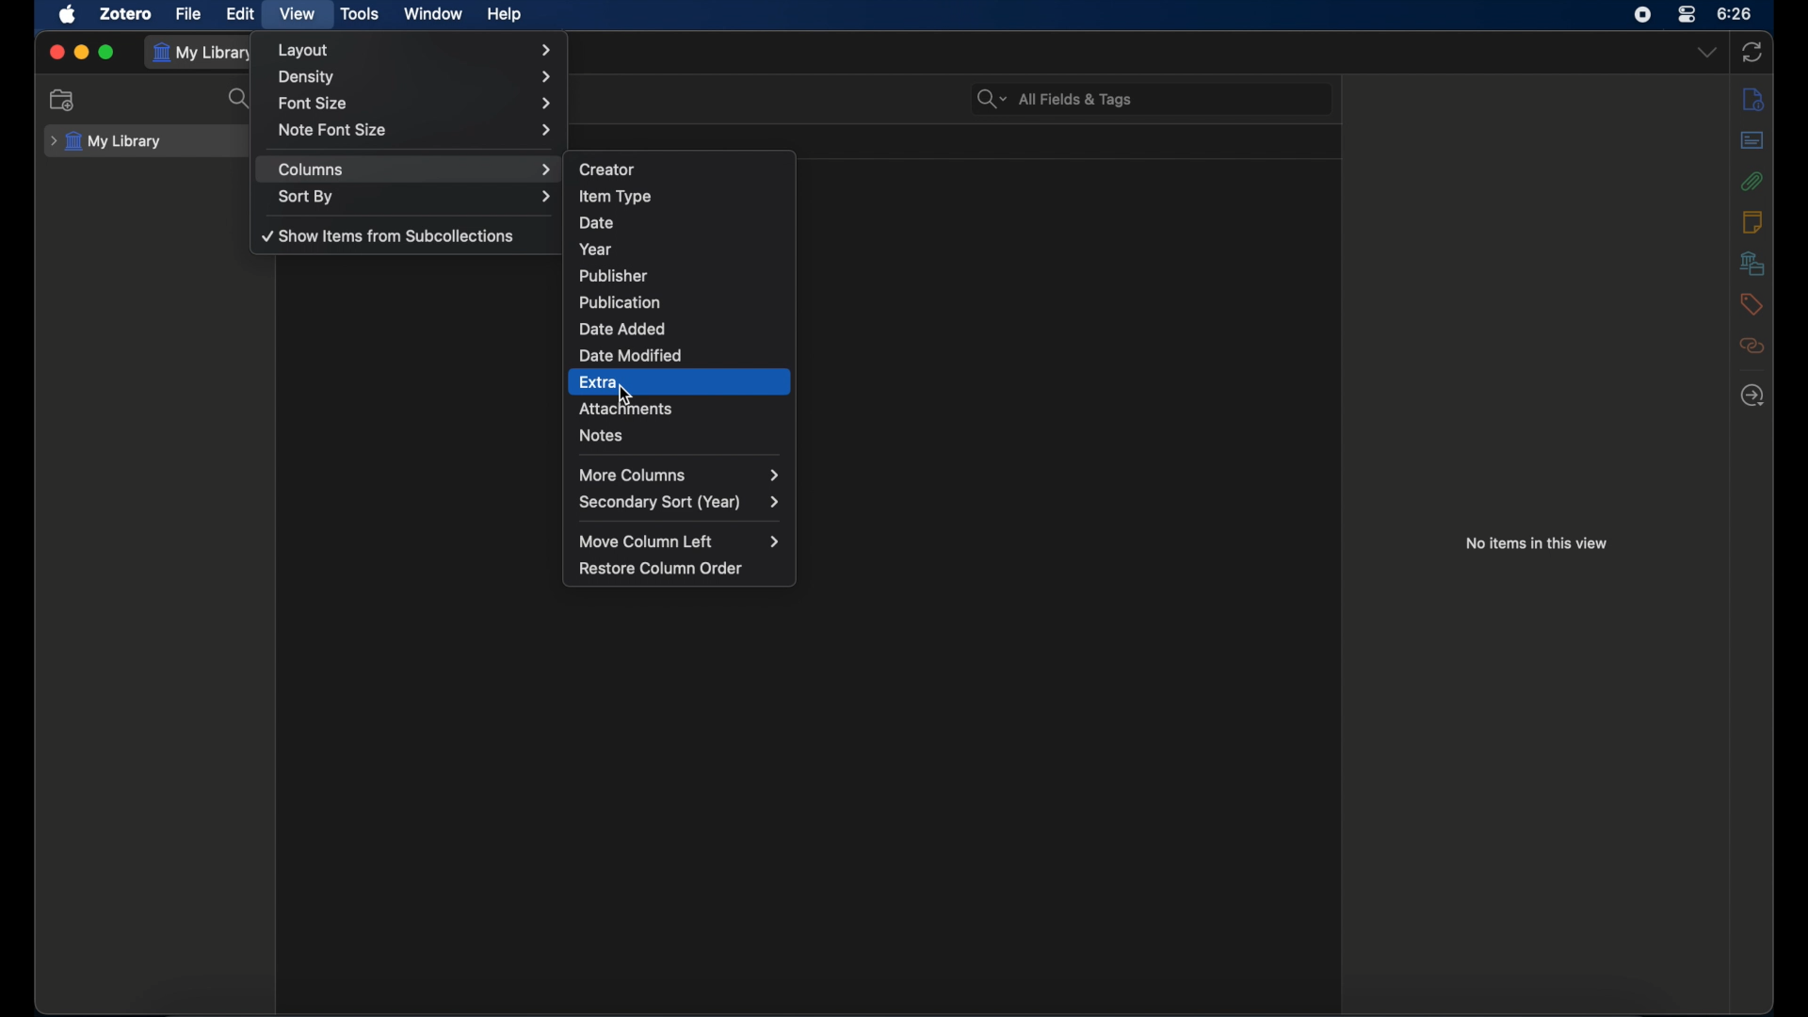  What do you see at coordinates (679, 328) in the screenshot?
I see `date added` at bounding box center [679, 328].